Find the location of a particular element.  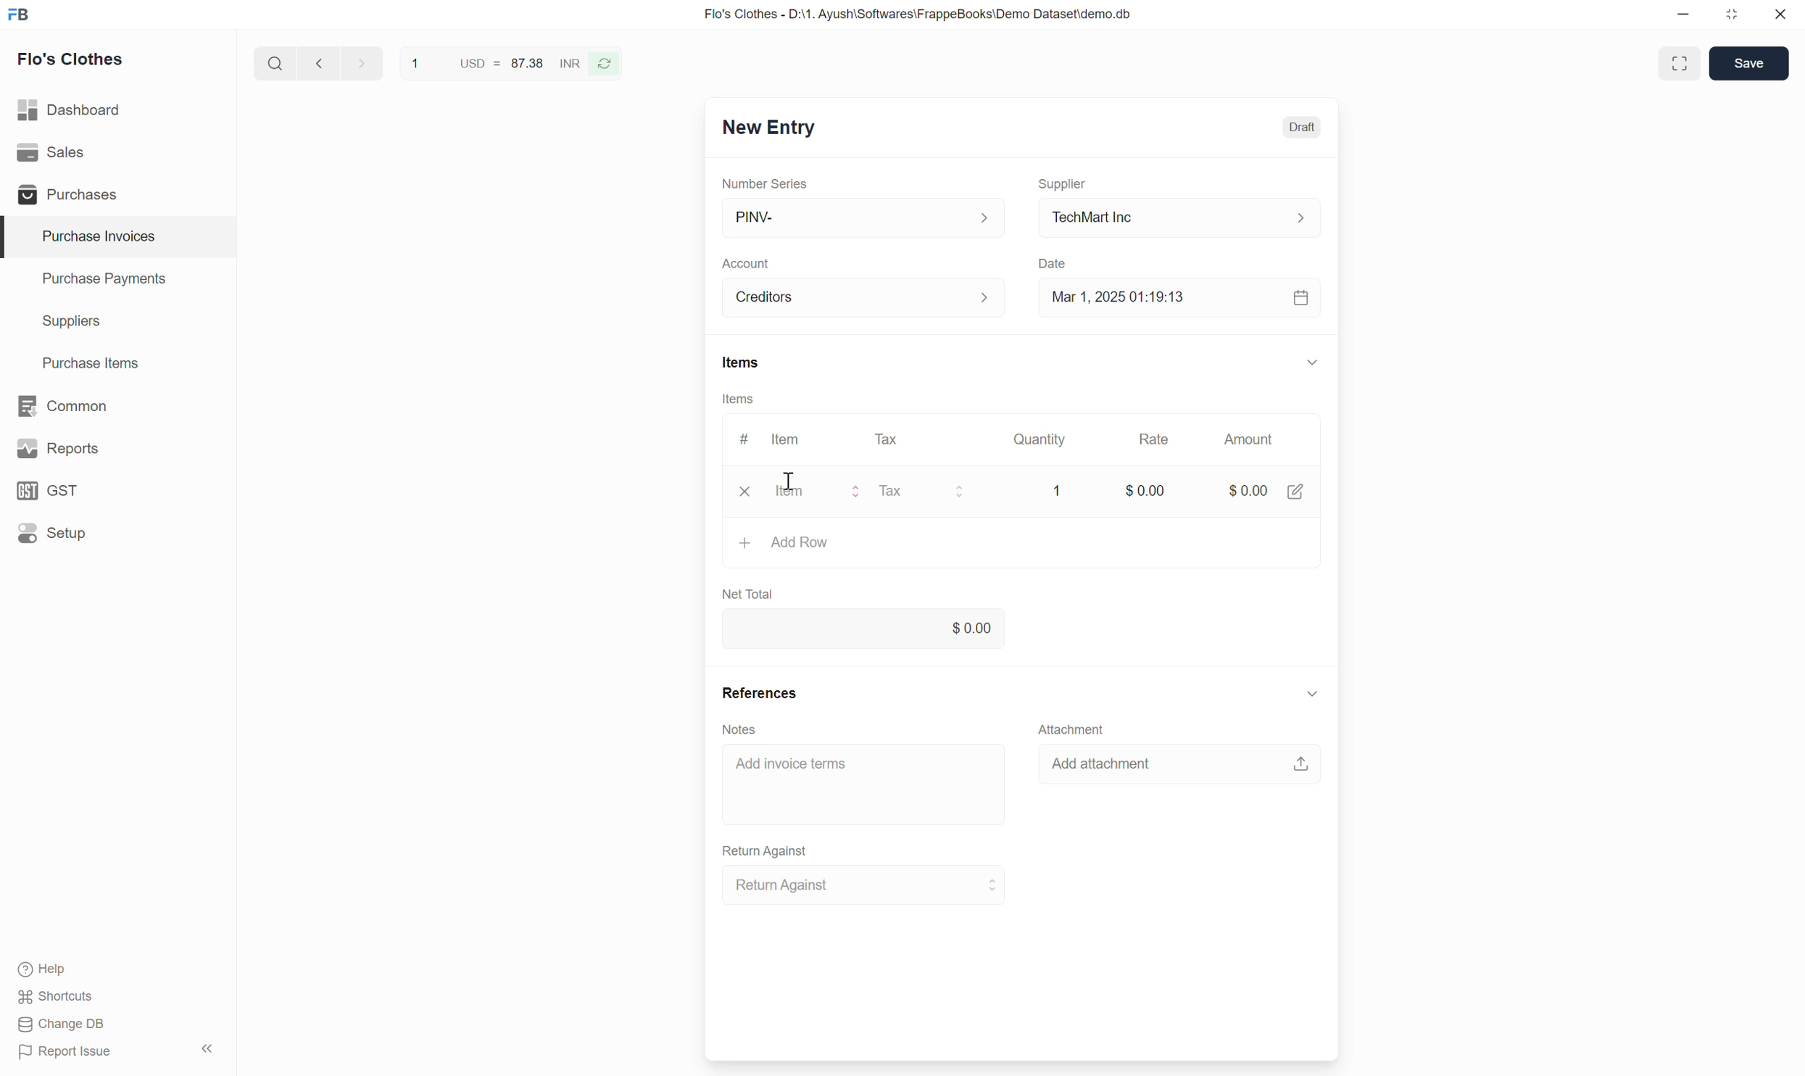

$0.00 is located at coordinates (862, 630).